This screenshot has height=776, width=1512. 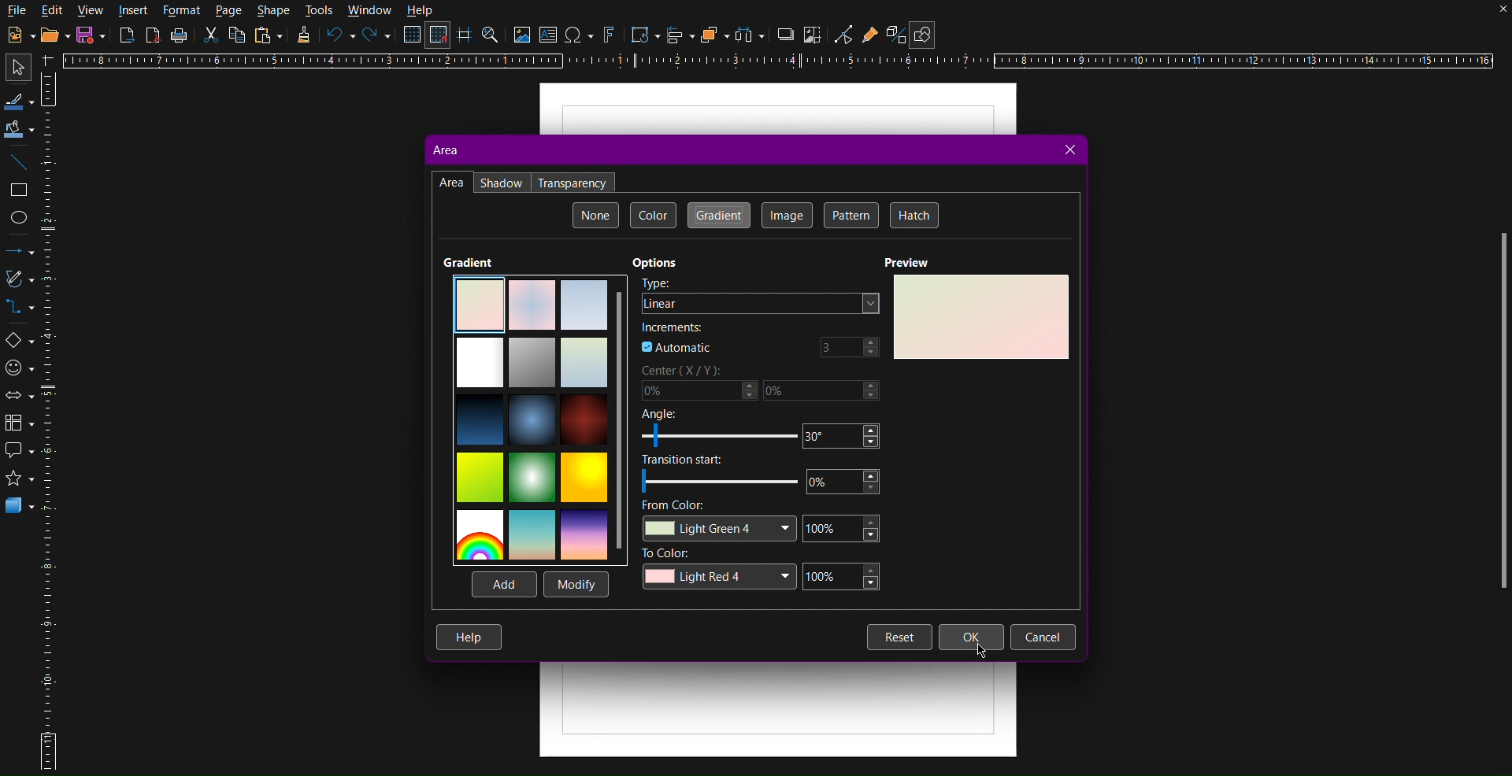 What do you see at coordinates (579, 586) in the screenshot?
I see `Modify` at bounding box center [579, 586].